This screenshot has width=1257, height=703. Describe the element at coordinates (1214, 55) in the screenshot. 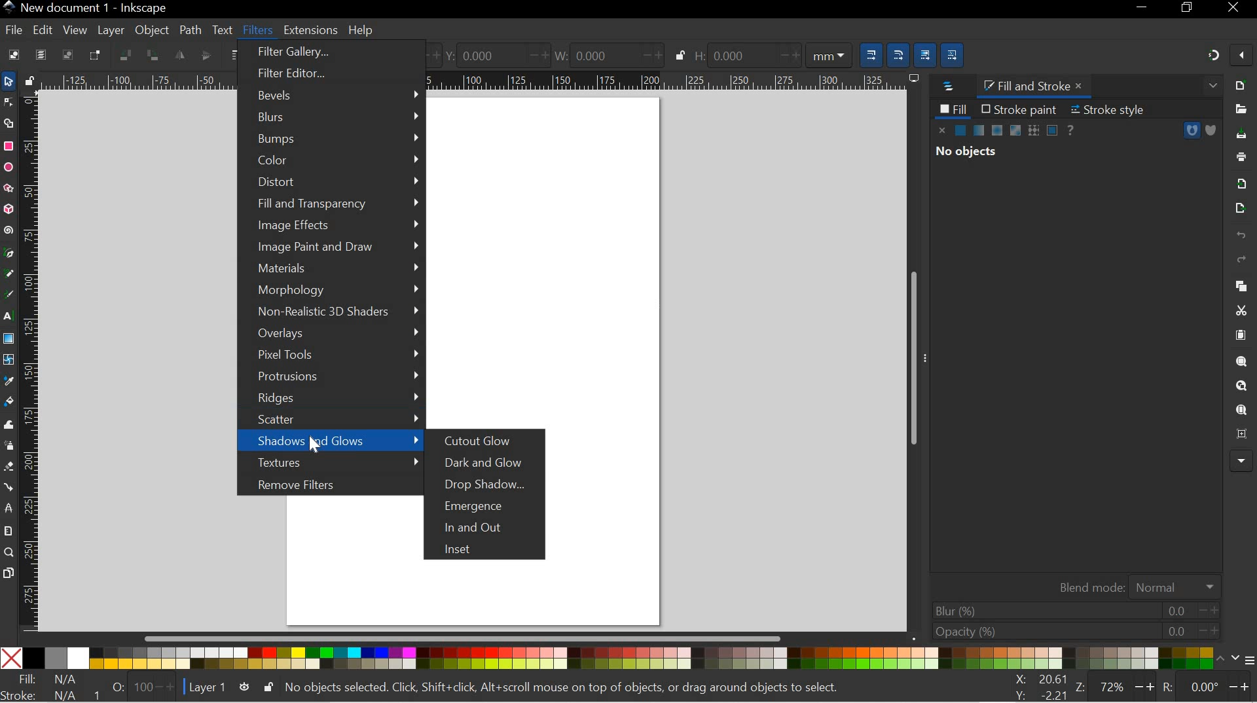

I see `SNAPPING` at that location.